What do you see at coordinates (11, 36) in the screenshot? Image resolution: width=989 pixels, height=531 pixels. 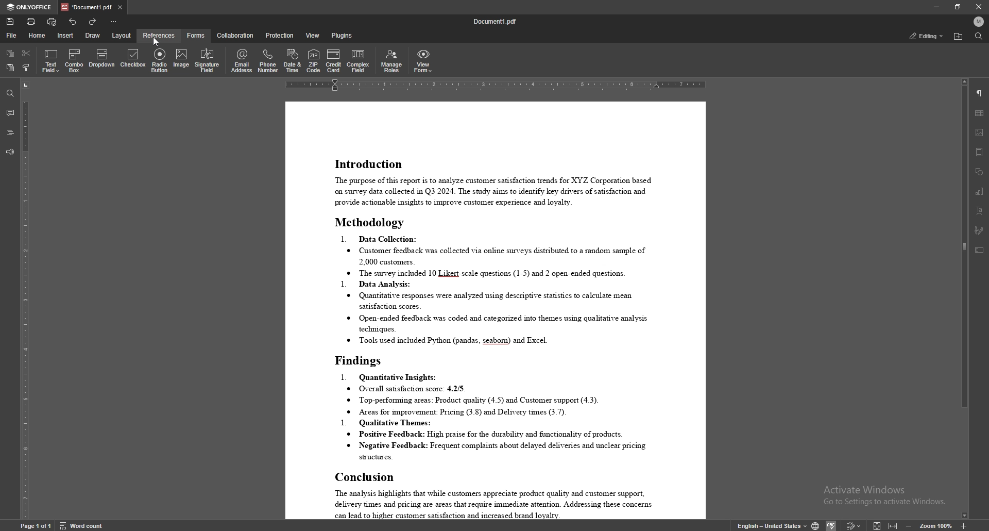 I see `file` at bounding box center [11, 36].